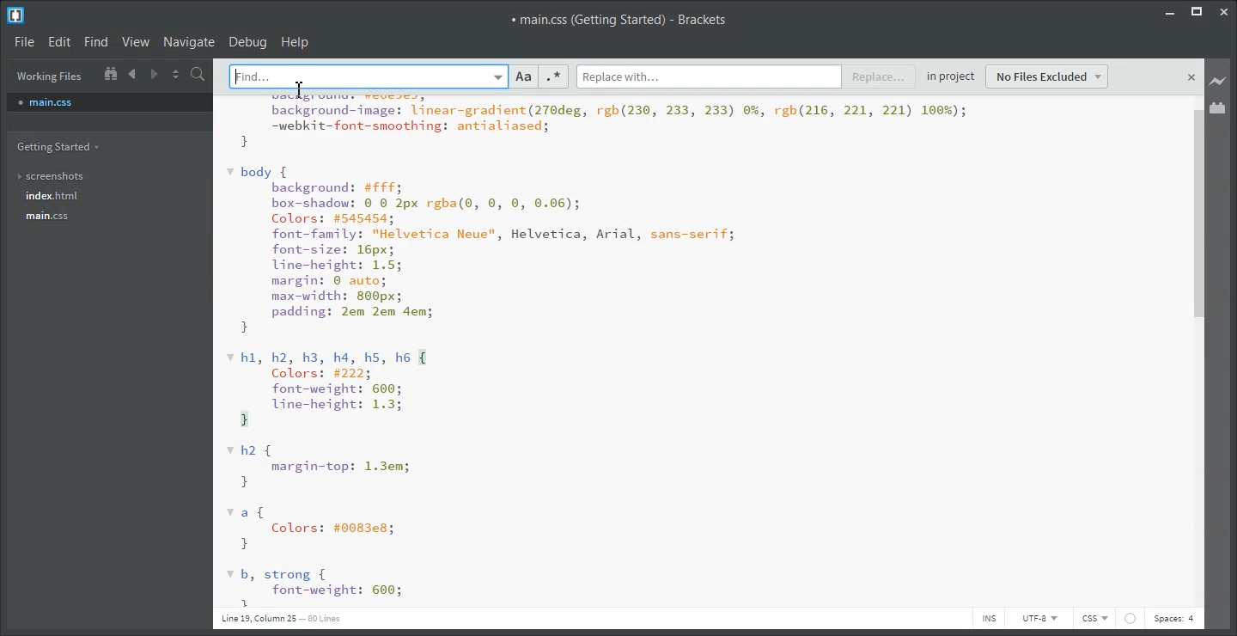  I want to click on close, so click(1191, 77).